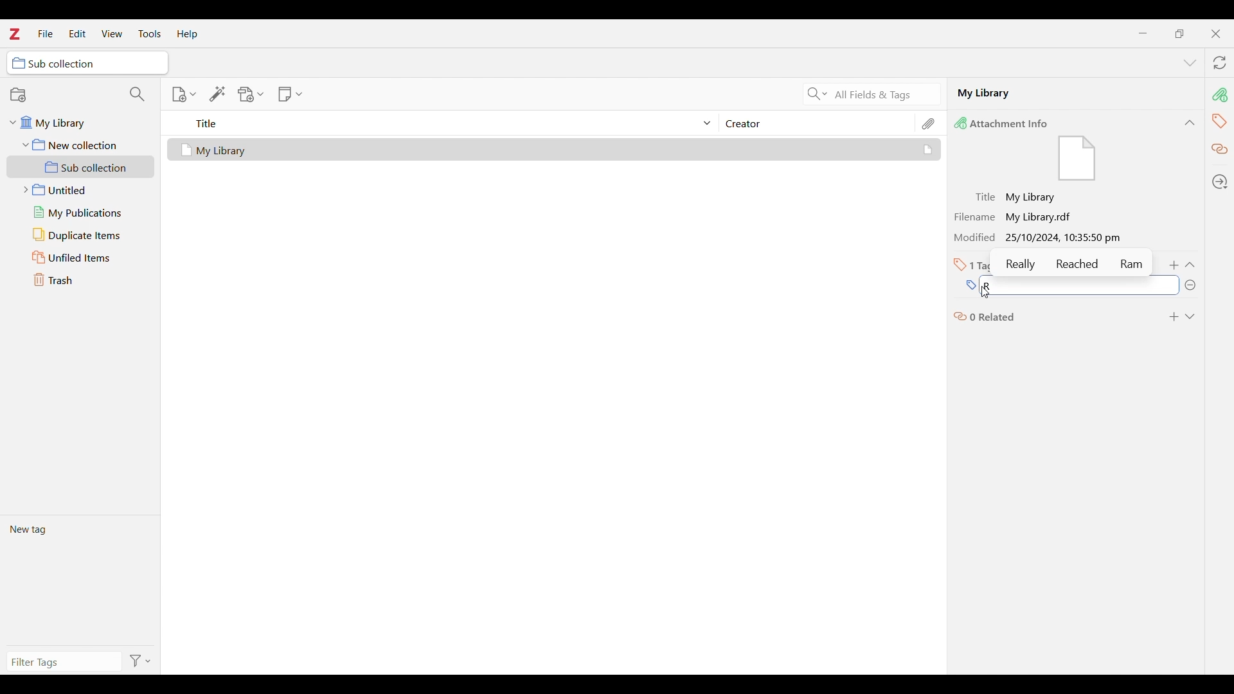 This screenshot has width=1234, height=694. What do you see at coordinates (1221, 150) in the screenshot?
I see `Related` at bounding box center [1221, 150].